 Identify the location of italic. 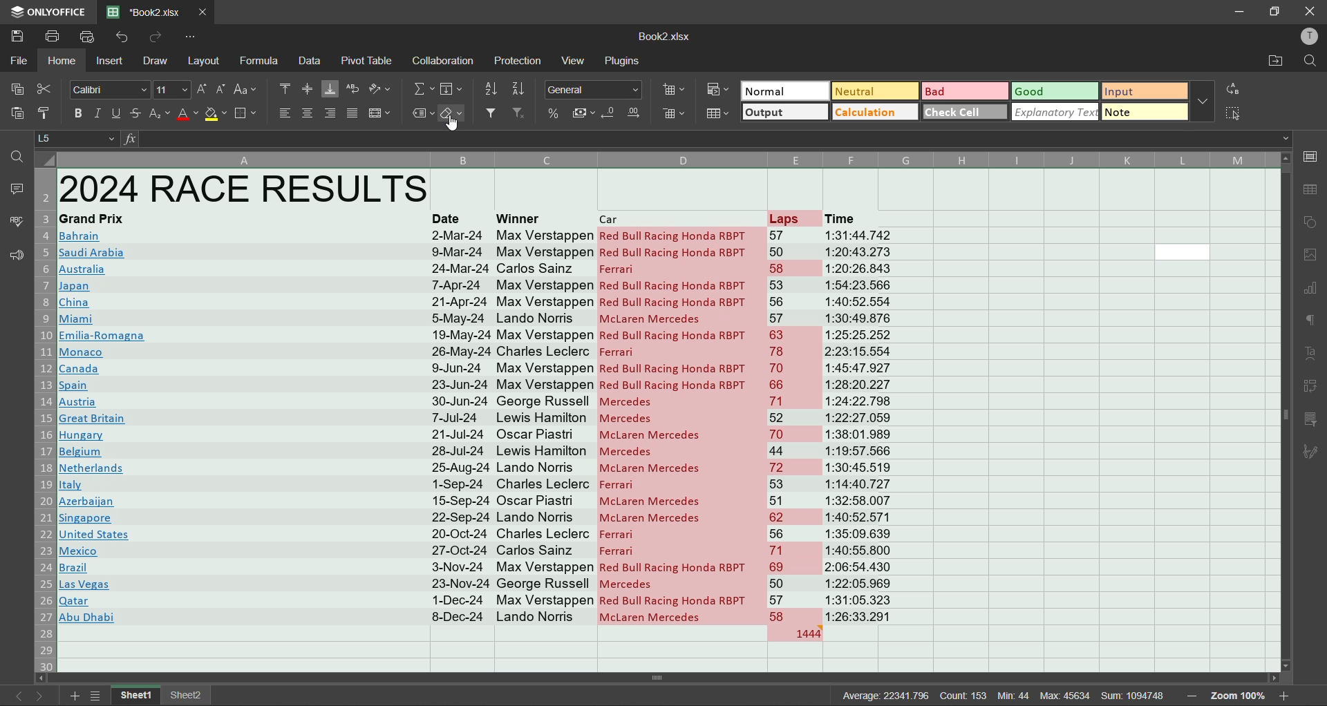
(97, 114).